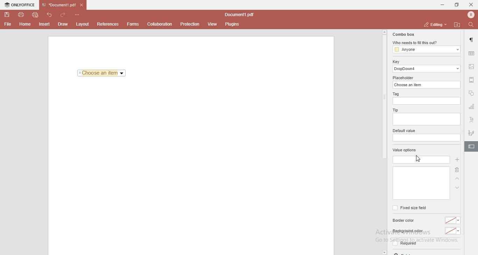 The height and width of the screenshot is (255, 478). Describe the element at coordinates (404, 244) in the screenshot. I see `required` at that location.